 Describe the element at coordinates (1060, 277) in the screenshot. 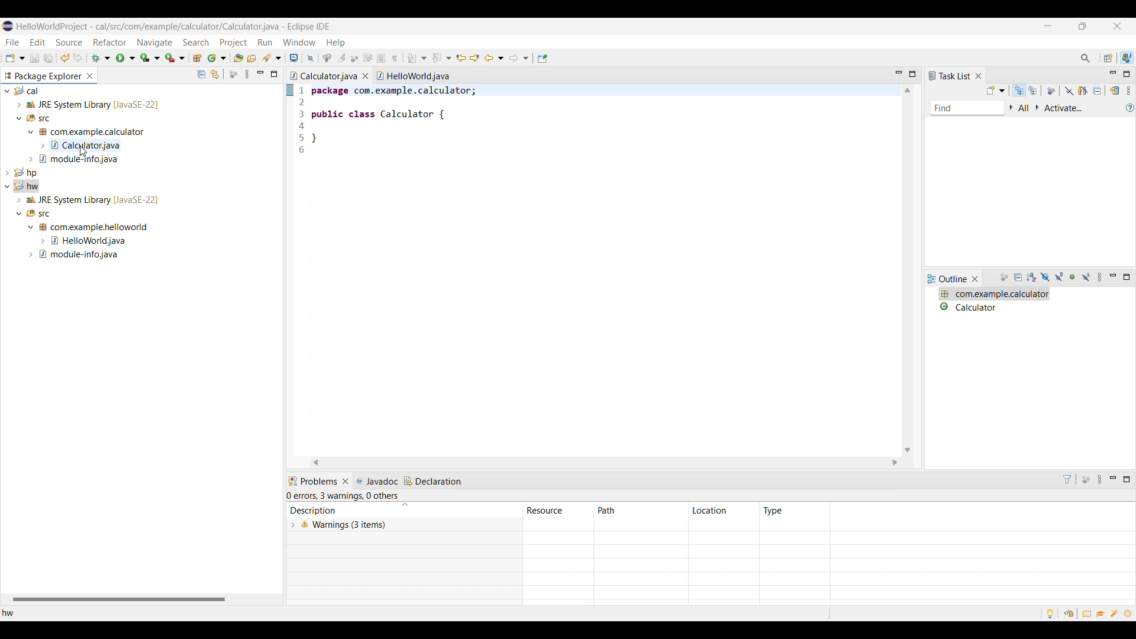

I see `Hide static fields and methods` at that location.